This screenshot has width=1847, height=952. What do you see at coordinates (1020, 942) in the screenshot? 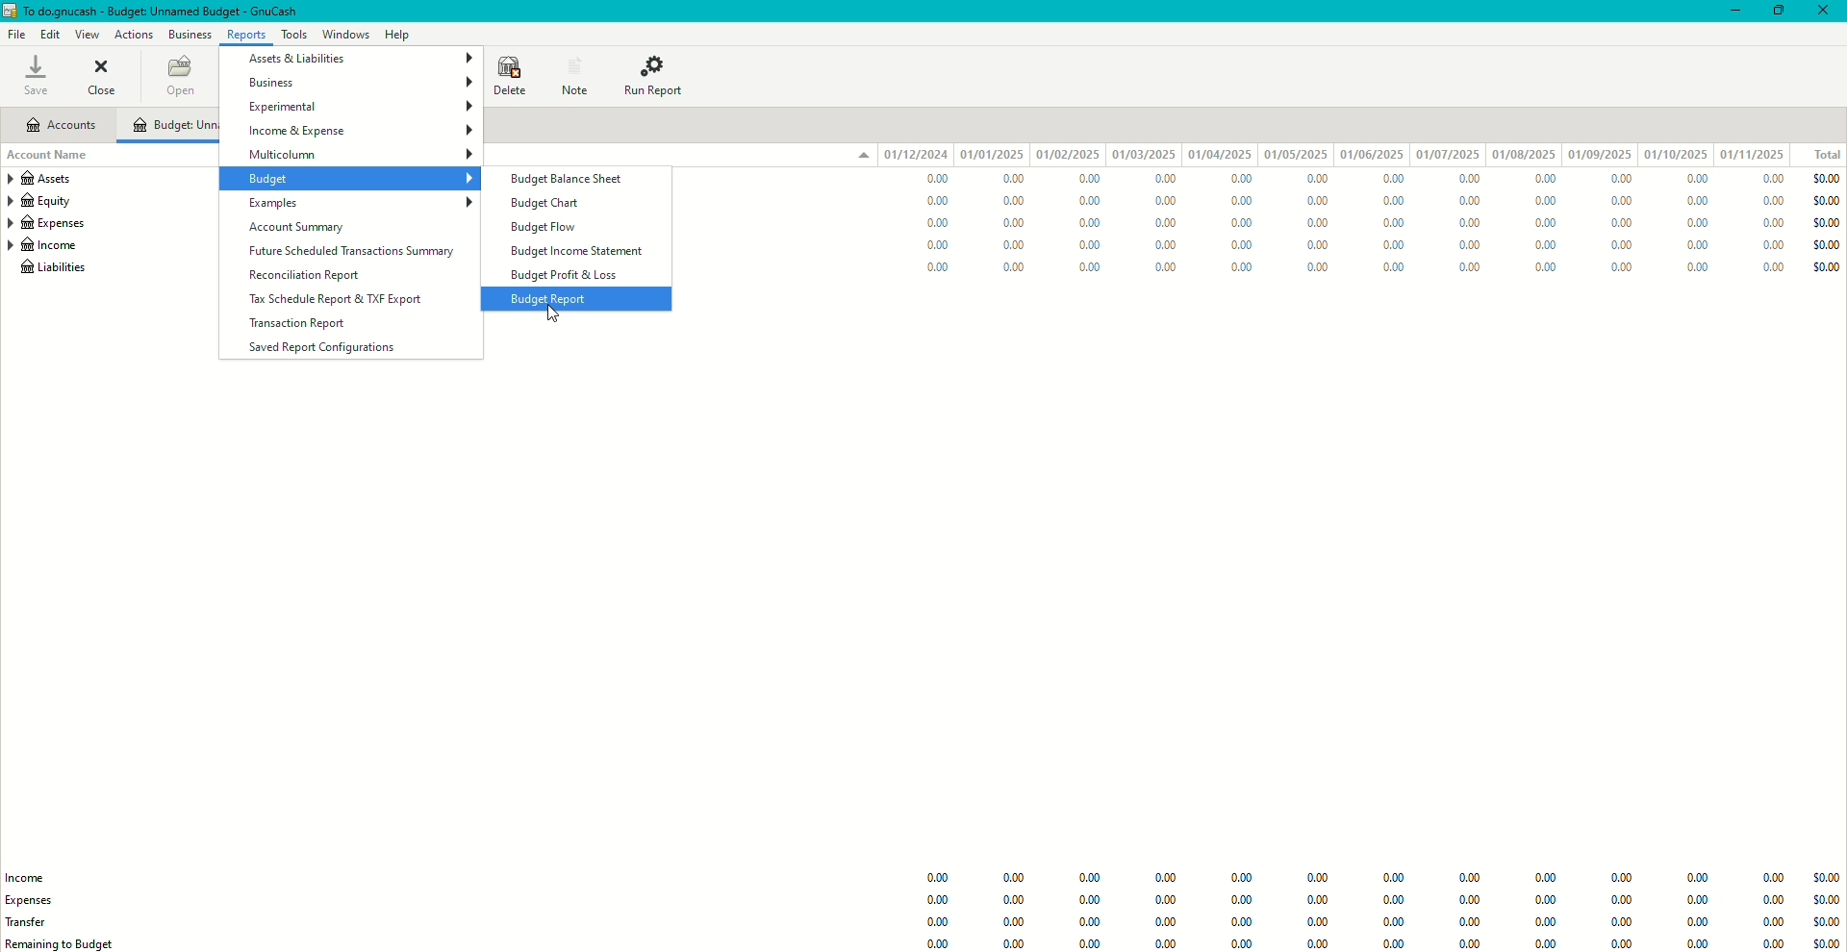
I see `0.00` at bounding box center [1020, 942].